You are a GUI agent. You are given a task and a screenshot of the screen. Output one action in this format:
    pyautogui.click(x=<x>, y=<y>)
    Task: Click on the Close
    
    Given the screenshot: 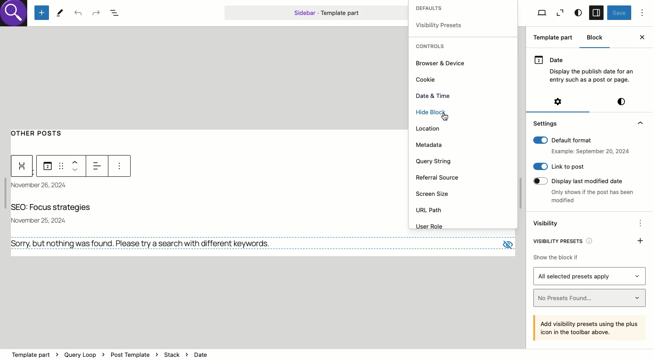 What is the action you would take?
    pyautogui.click(x=642, y=37)
    